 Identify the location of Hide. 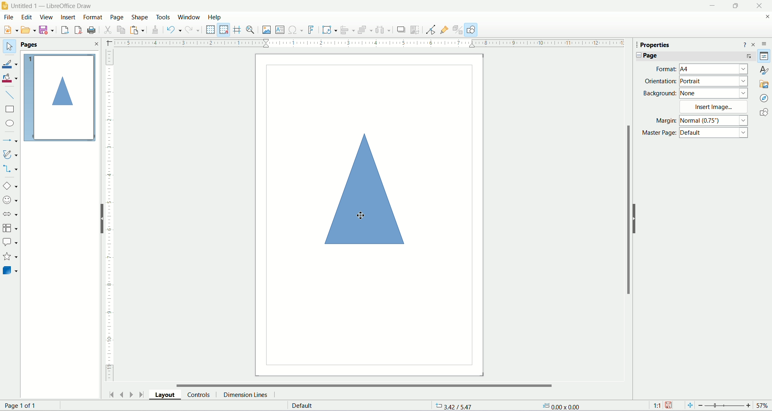
(636, 219).